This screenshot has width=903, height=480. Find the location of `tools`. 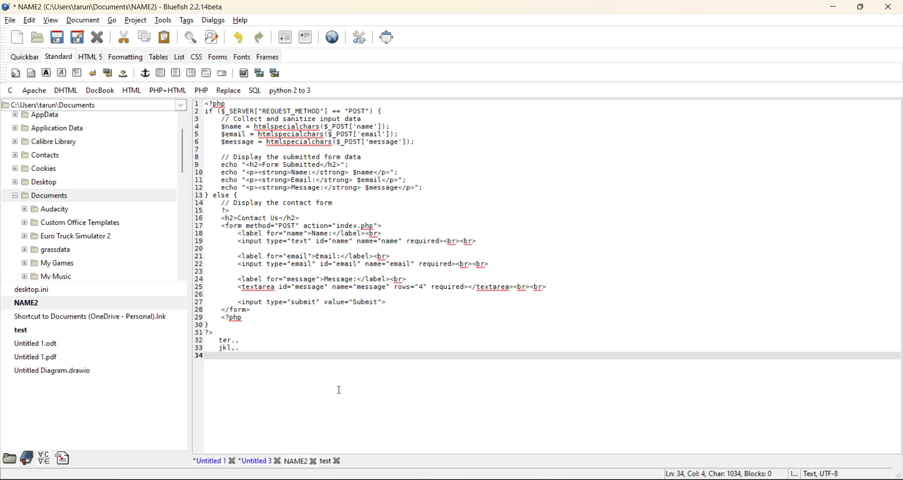

tools is located at coordinates (164, 20).